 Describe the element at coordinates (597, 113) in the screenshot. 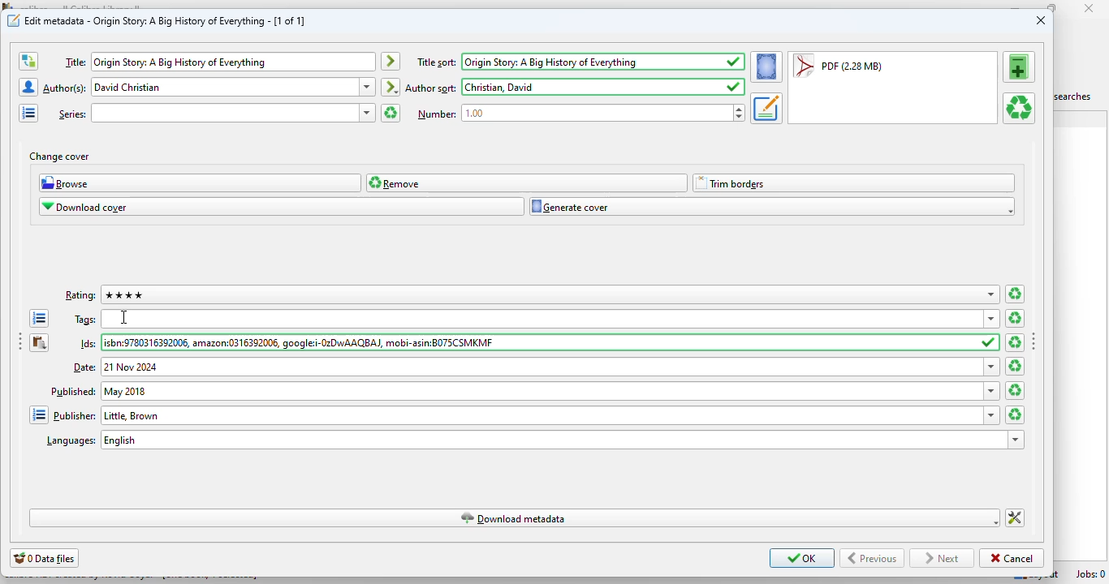

I see `Number: 1.00` at that location.